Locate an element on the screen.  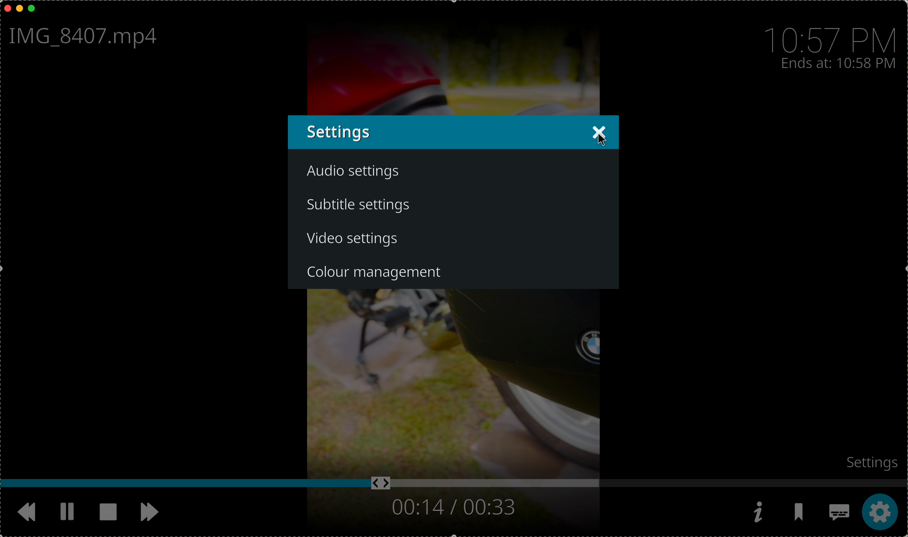
IMG_8407.mp4 is located at coordinates (87, 38).